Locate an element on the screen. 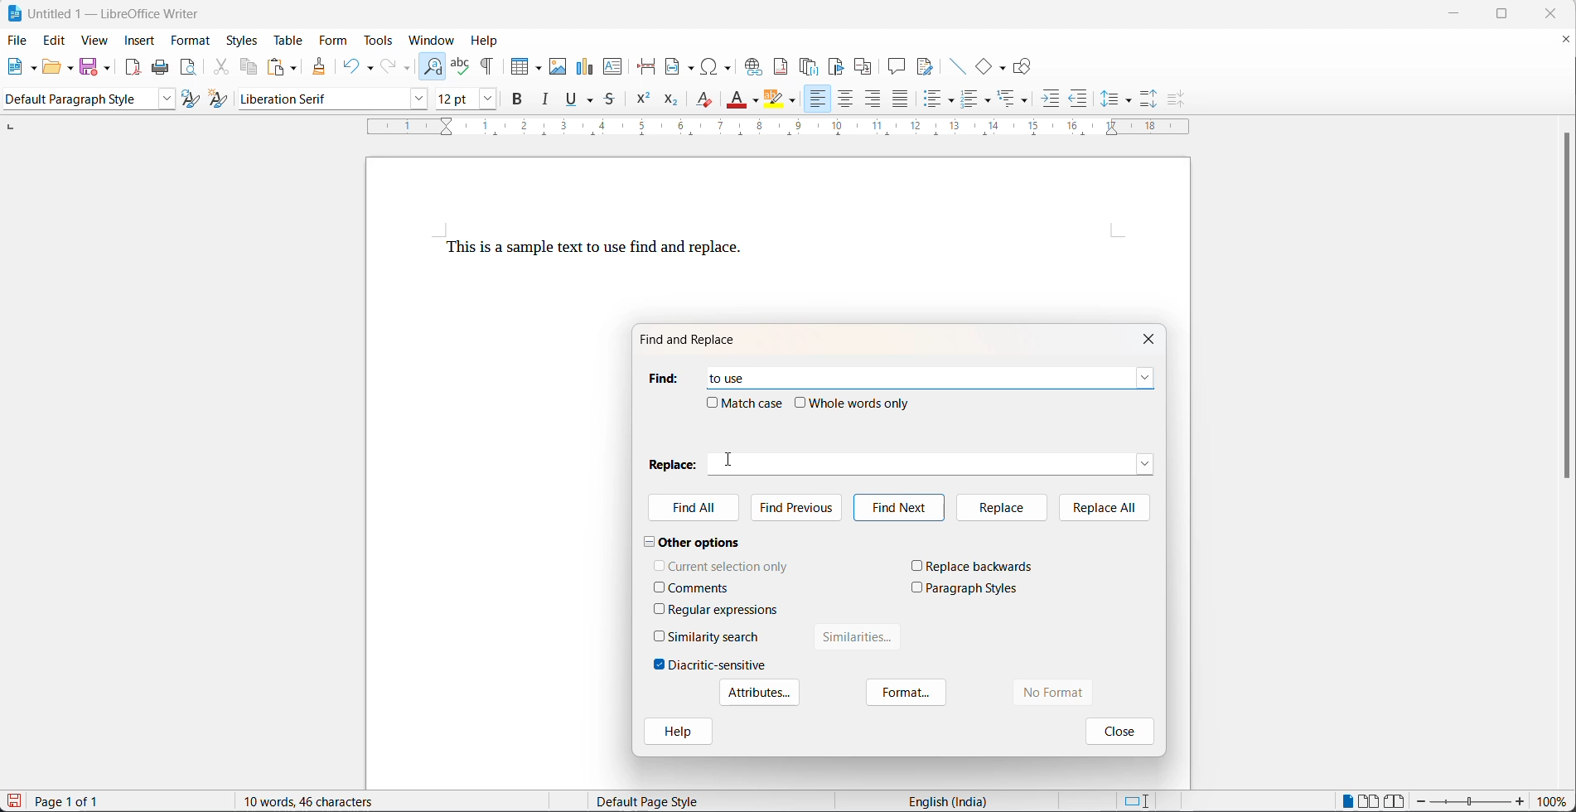 The height and width of the screenshot is (812, 1576). regular expressions is located at coordinates (725, 610).